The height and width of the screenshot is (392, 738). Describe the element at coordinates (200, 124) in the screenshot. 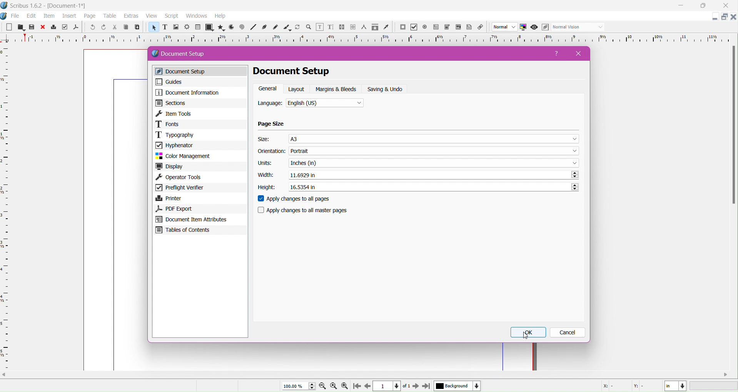

I see `Fonts` at that location.